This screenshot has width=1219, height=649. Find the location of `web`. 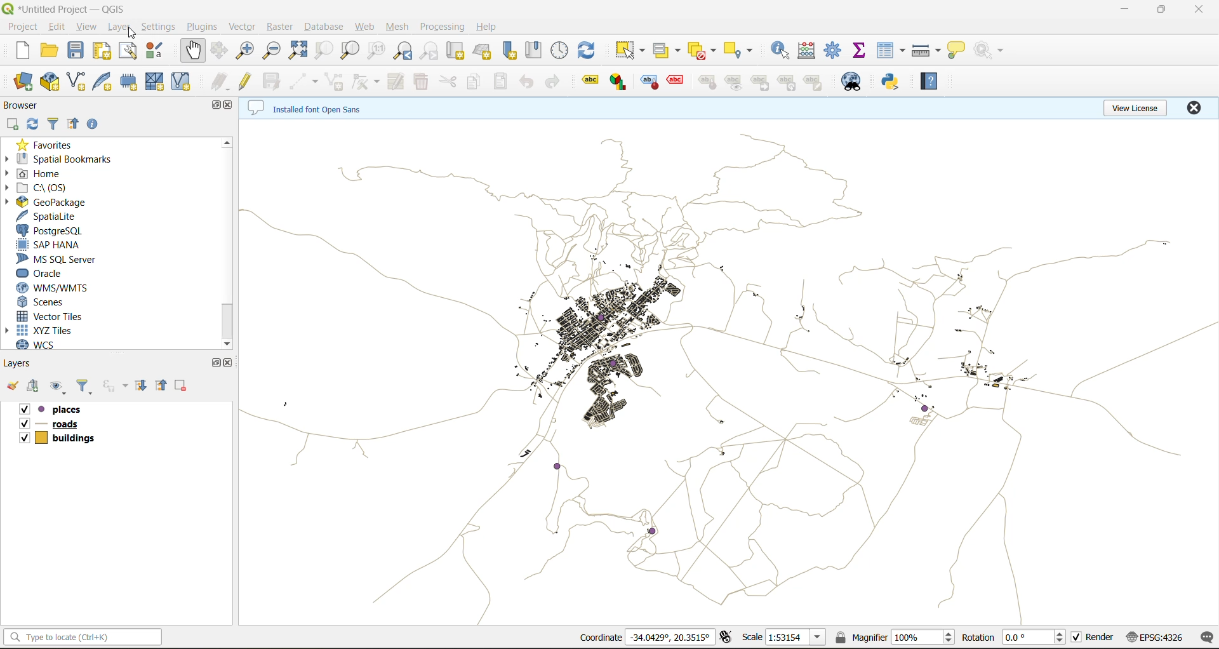

web is located at coordinates (366, 27).